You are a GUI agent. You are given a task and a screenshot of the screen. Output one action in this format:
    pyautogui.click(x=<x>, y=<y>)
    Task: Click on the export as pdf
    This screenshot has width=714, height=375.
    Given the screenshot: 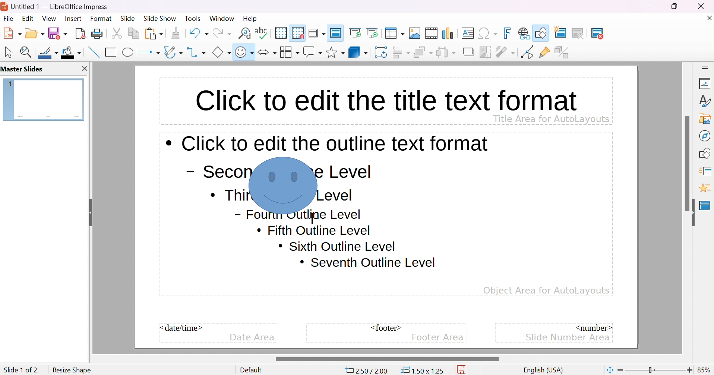 What is the action you would take?
    pyautogui.click(x=79, y=33)
    